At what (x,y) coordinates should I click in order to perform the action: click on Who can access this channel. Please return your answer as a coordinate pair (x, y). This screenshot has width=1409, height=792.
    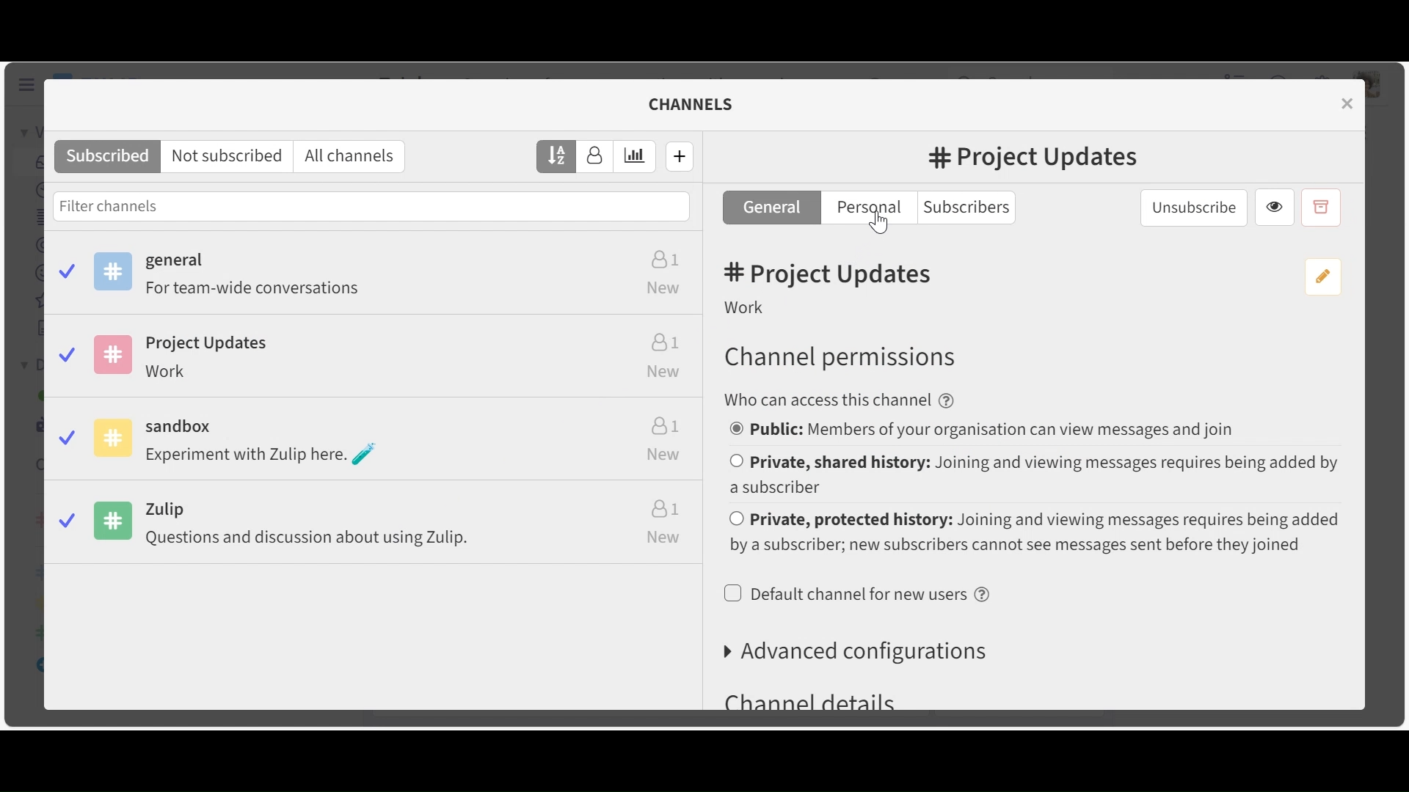
    Looking at the image, I should click on (842, 400).